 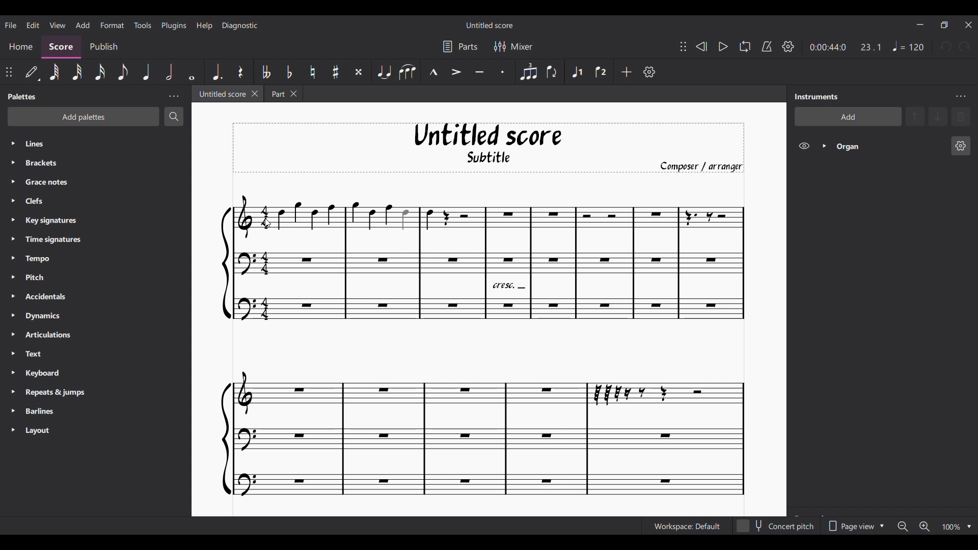 What do you see at coordinates (683, 46) in the screenshot?
I see `Change position of toolbar attached` at bounding box center [683, 46].